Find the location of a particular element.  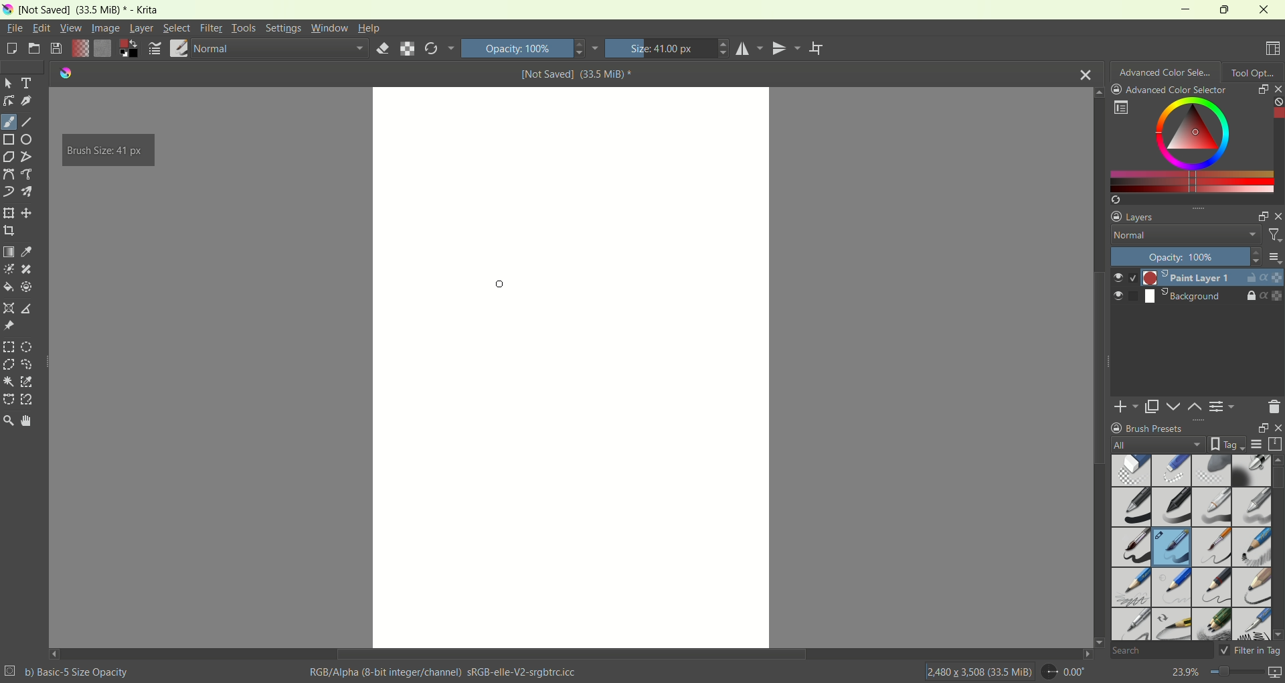

bezier curve selection is located at coordinates (9, 398).